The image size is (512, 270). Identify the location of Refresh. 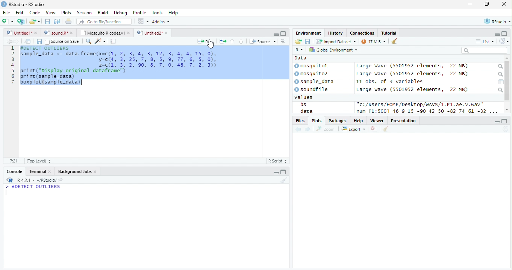
(504, 41).